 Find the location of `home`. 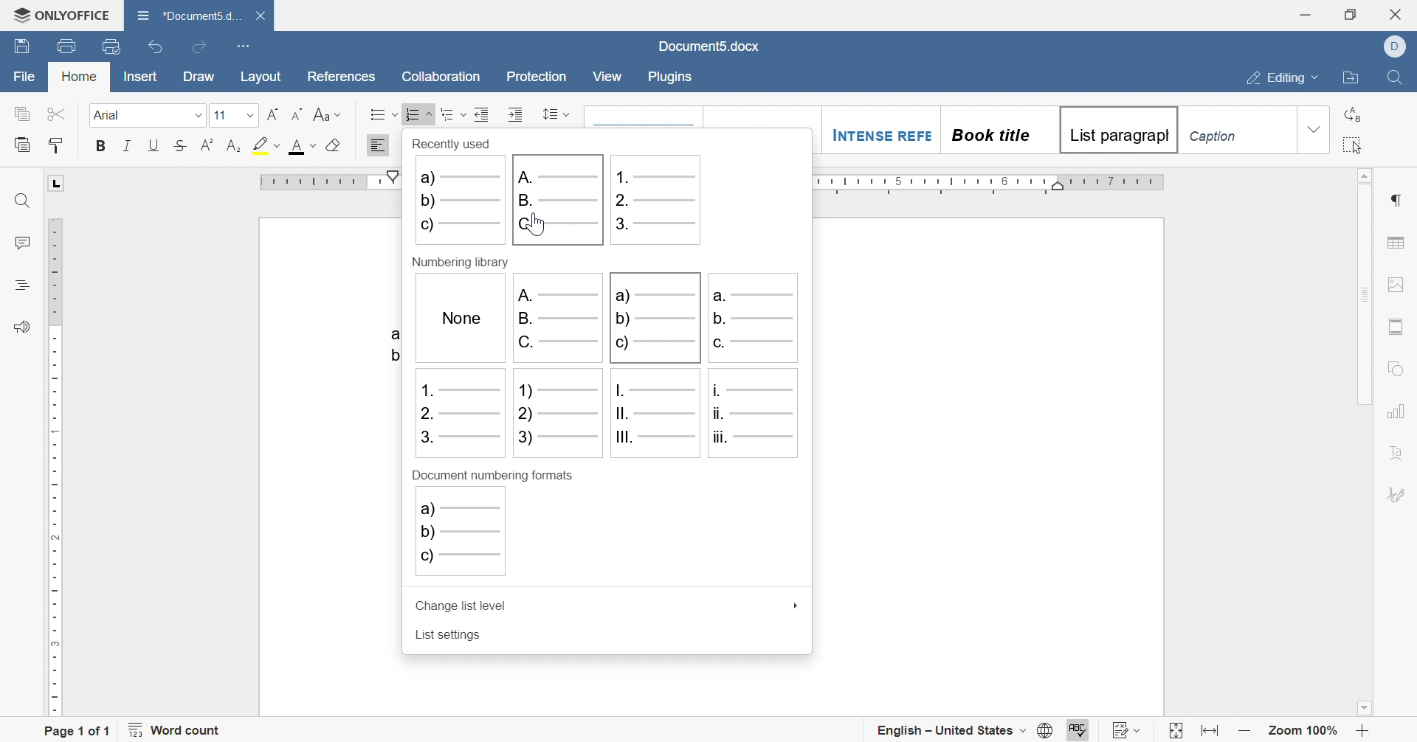

home is located at coordinates (80, 76).